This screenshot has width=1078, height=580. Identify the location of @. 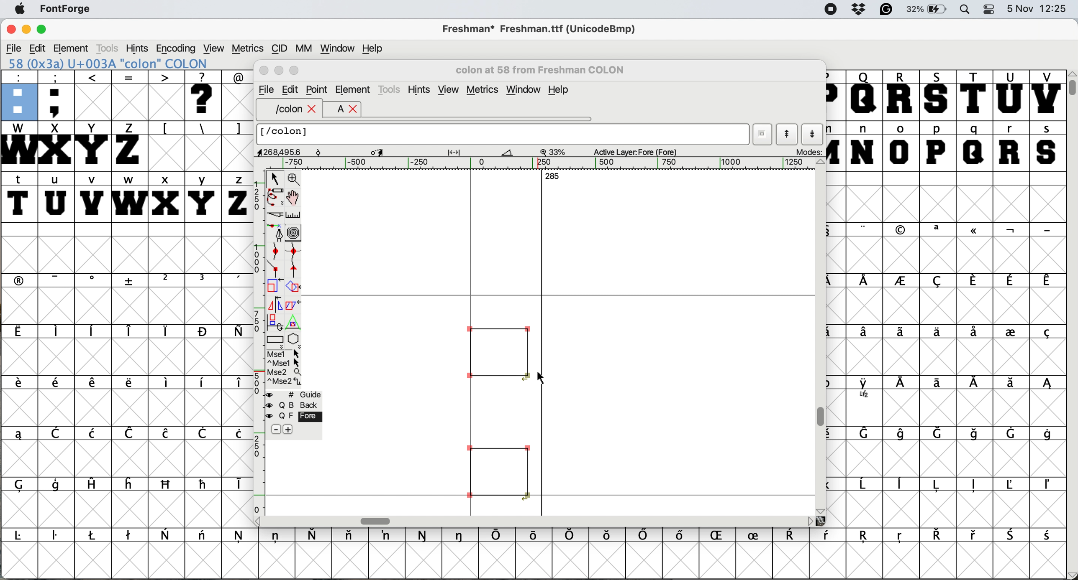
(237, 76).